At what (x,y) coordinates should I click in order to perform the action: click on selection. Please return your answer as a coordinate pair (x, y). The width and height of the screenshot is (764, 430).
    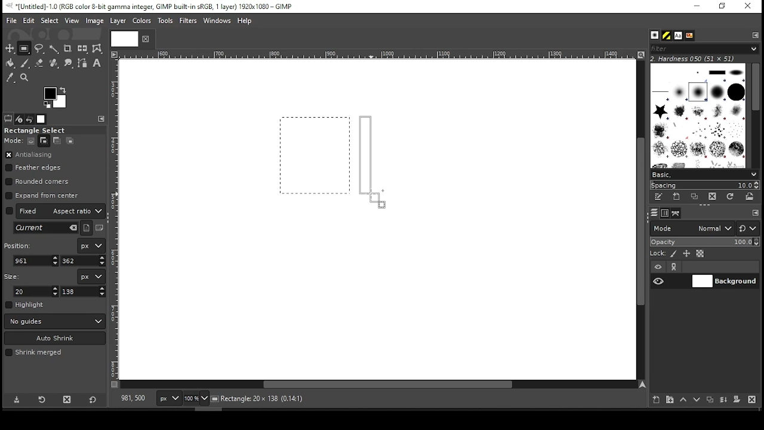
    Looking at the image, I should click on (315, 155).